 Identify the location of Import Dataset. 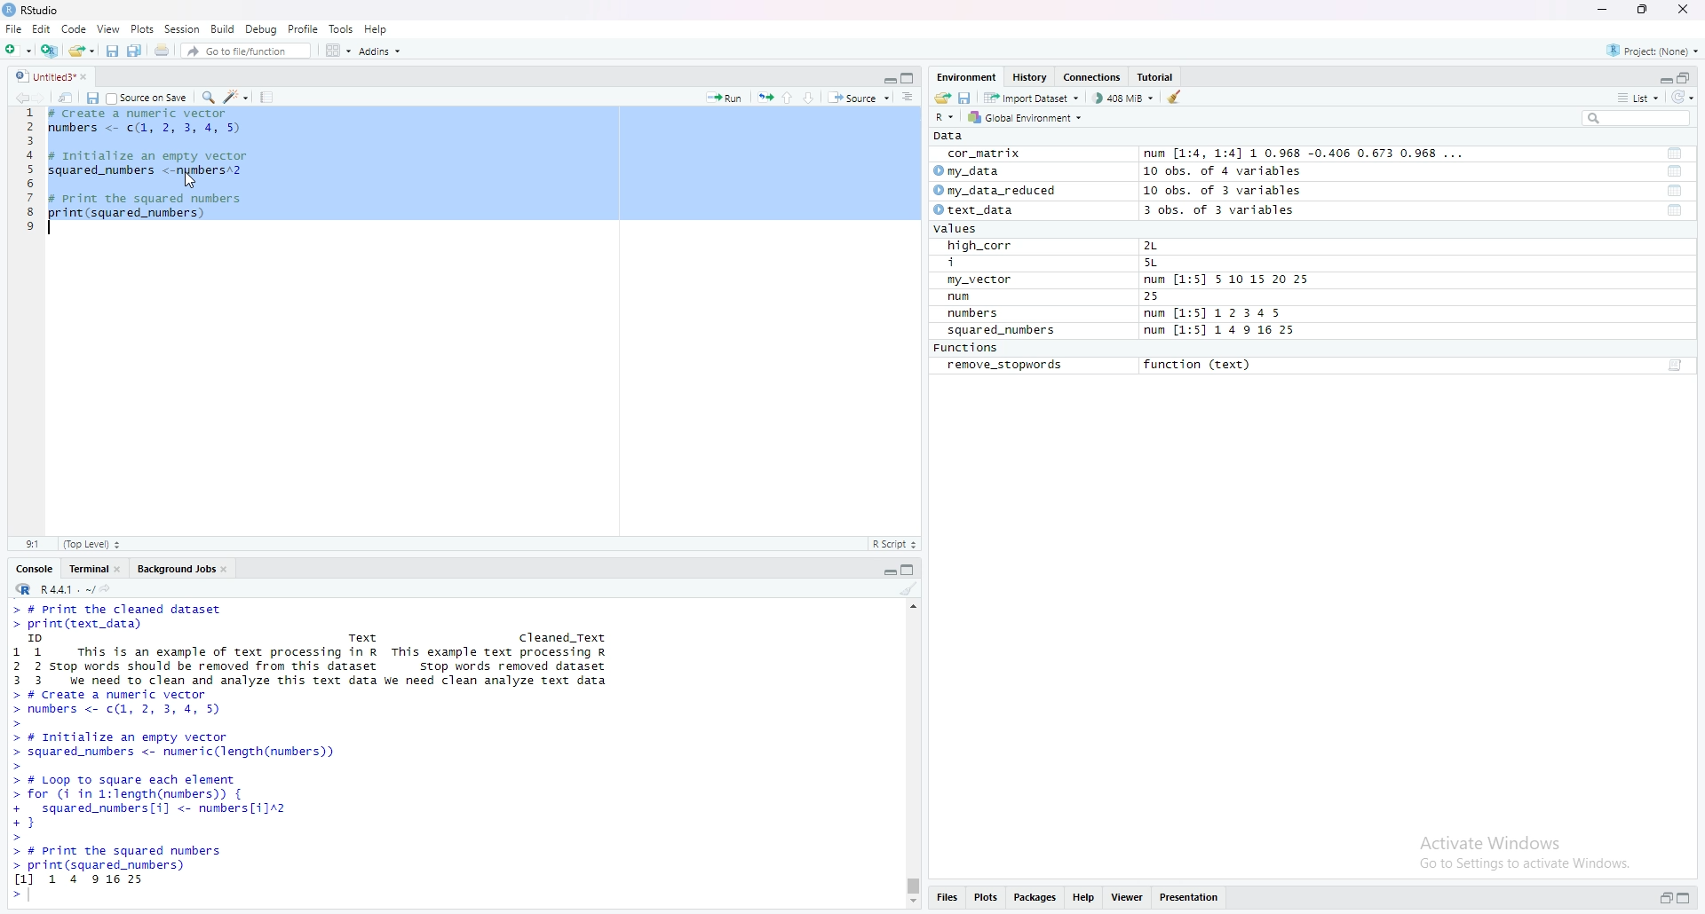
(1031, 97).